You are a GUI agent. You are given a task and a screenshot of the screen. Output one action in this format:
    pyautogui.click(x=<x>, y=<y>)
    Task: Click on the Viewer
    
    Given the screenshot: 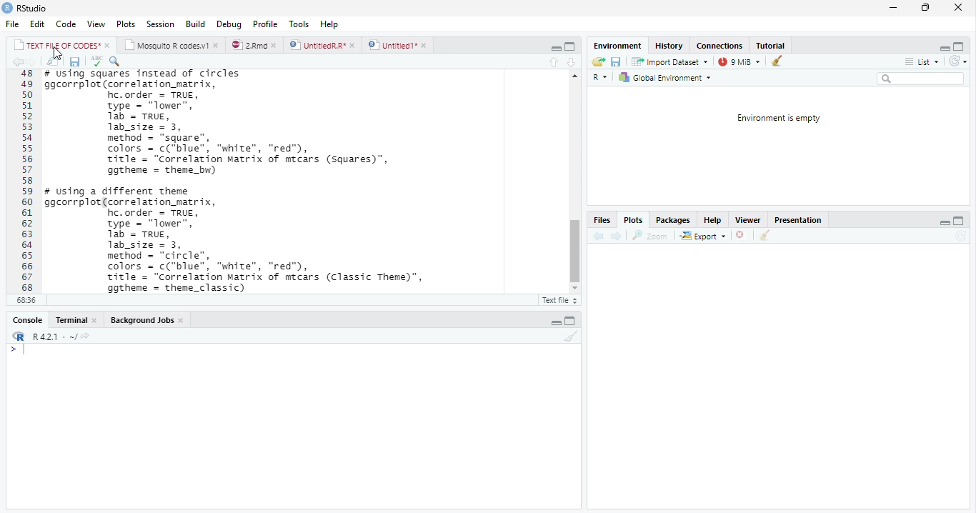 What is the action you would take?
    pyautogui.click(x=749, y=220)
    